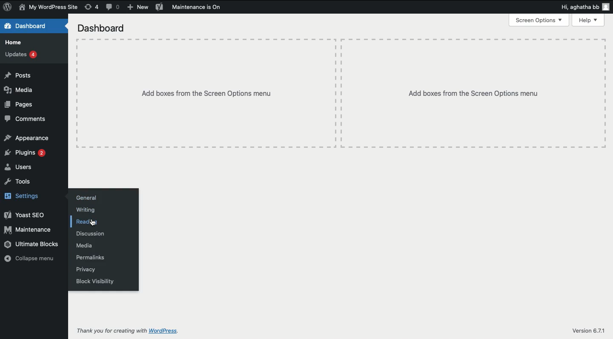  Describe the element at coordinates (90, 257) in the screenshot. I see `permalinks` at that location.